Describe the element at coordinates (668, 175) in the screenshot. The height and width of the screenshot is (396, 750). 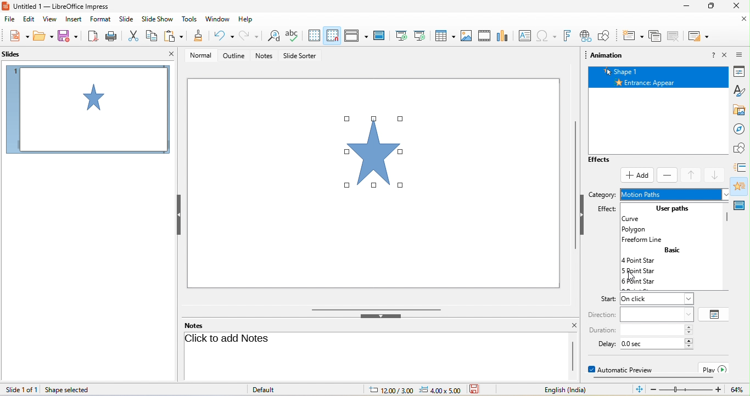
I see `remove effect` at that location.